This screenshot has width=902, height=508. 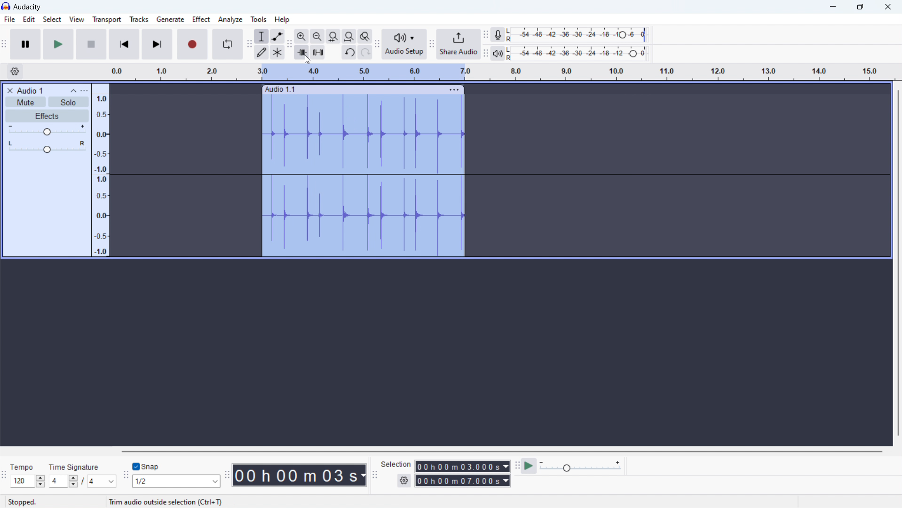 I want to click on timeline settings, so click(x=15, y=71).